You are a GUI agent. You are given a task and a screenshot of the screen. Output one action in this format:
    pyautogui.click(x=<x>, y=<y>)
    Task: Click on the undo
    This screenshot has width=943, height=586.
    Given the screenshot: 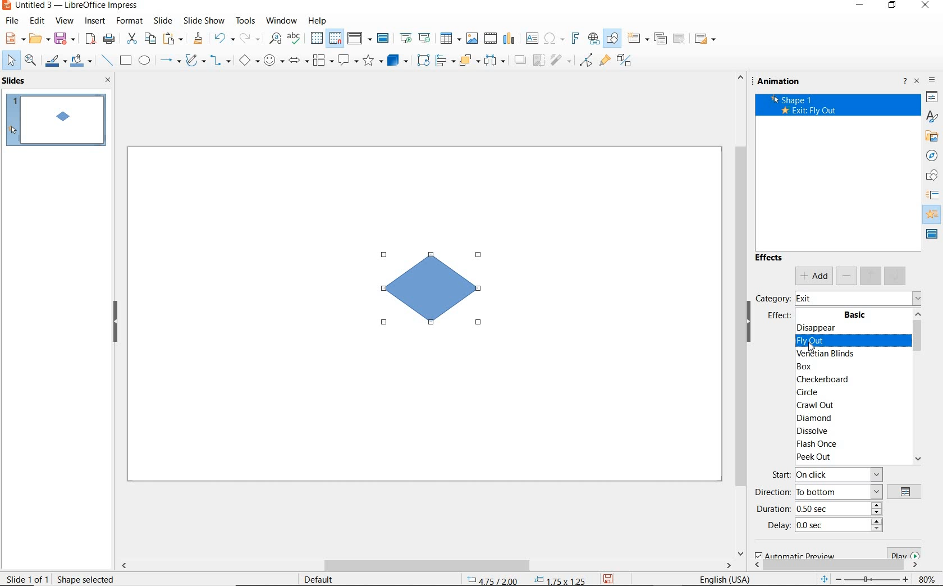 What is the action you would take?
    pyautogui.click(x=224, y=38)
    